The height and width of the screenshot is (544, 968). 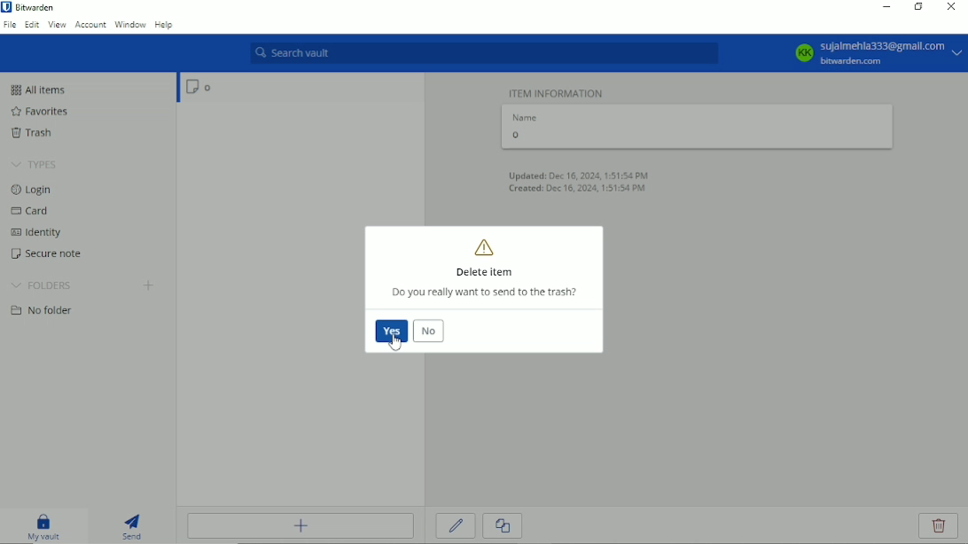 What do you see at coordinates (427, 331) in the screenshot?
I see `No` at bounding box center [427, 331].